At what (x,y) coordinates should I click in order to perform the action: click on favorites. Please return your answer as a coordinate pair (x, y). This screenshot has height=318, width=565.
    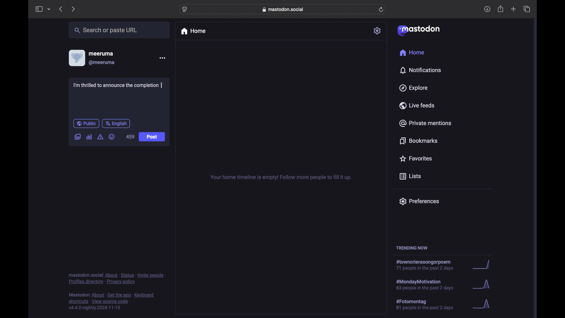
    Looking at the image, I should click on (416, 158).